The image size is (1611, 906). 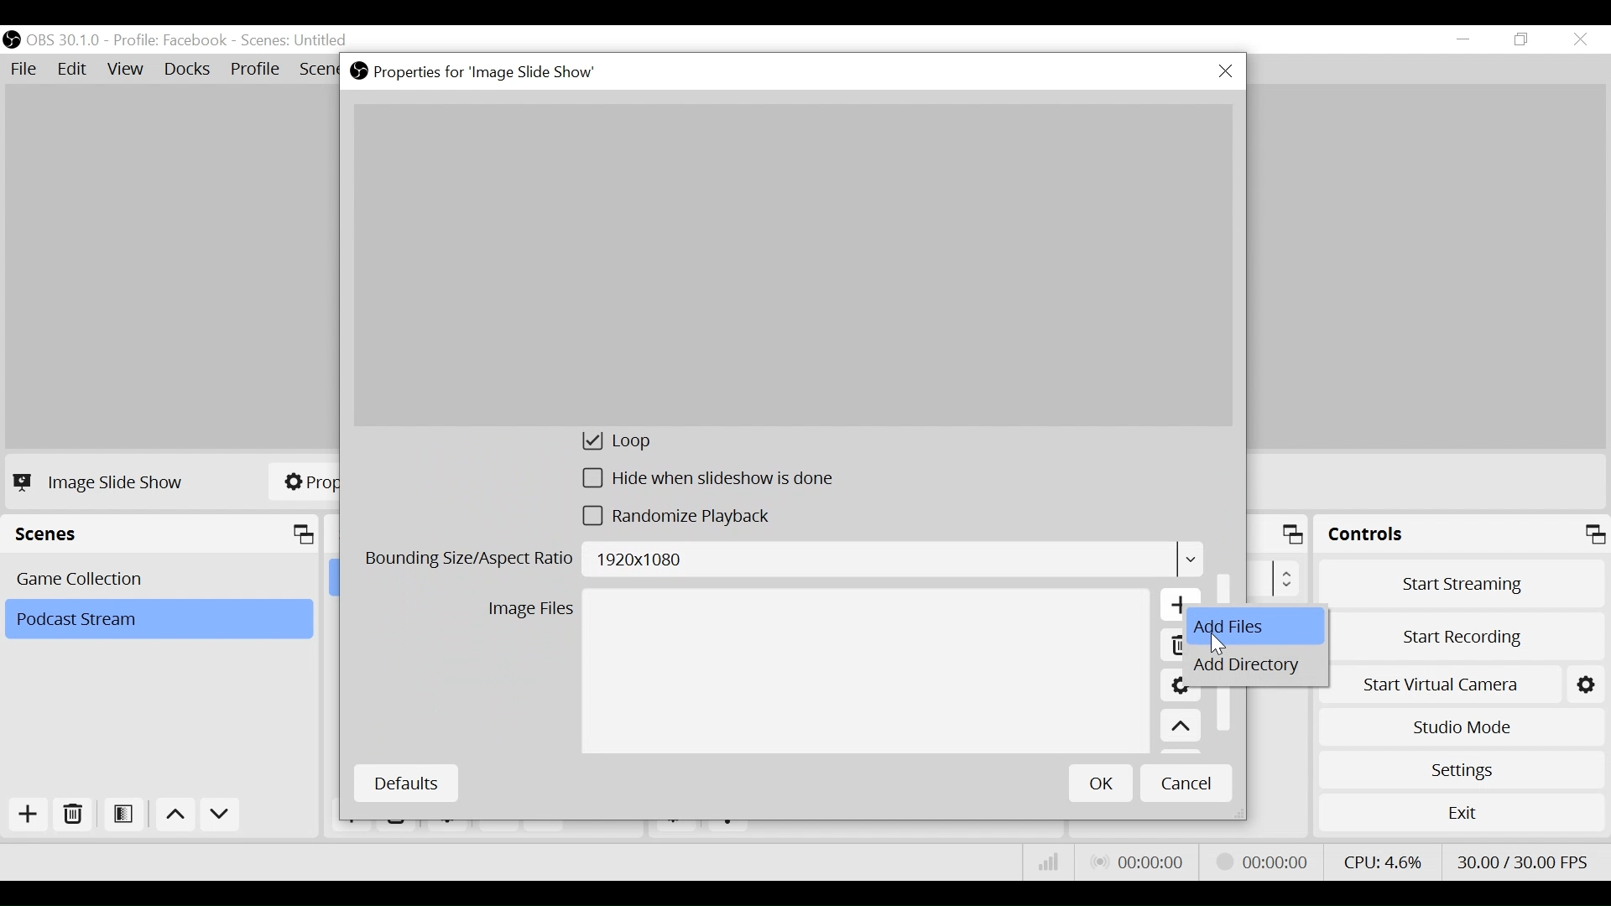 I want to click on OK, so click(x=1101, y=783).